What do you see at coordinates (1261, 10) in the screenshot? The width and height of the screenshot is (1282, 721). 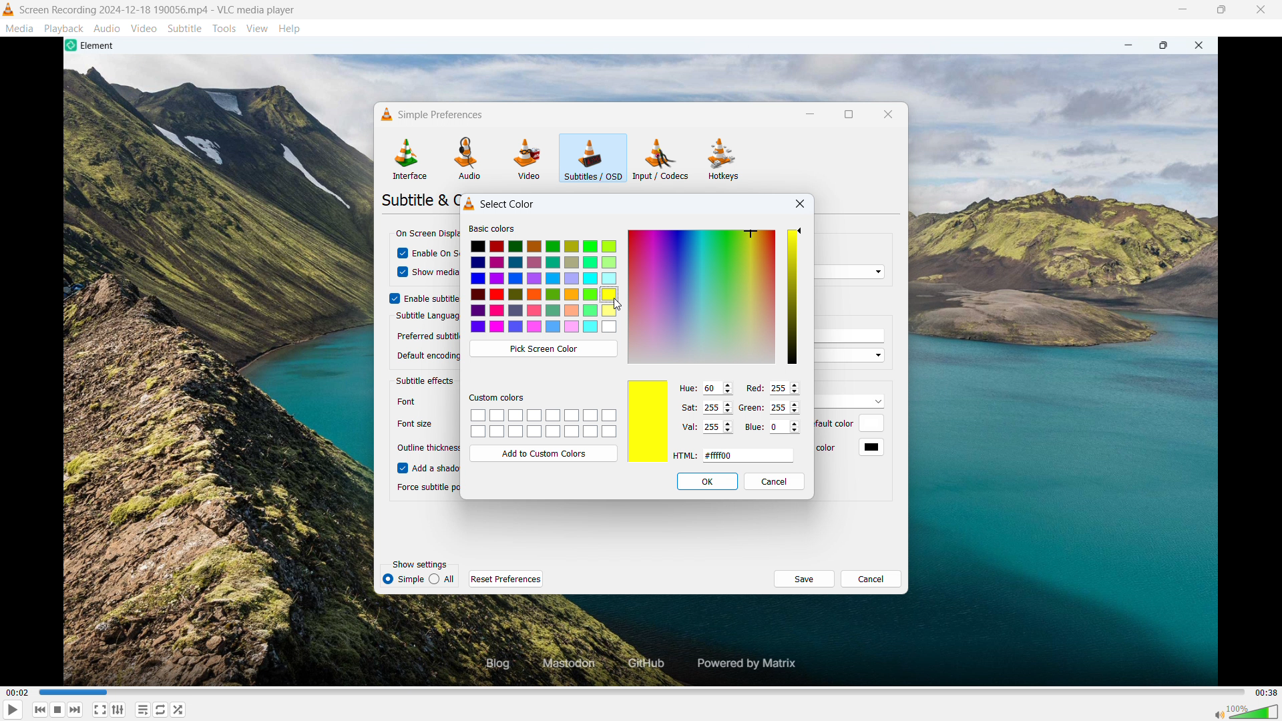 I see `Close ` at bounding box center [1261, 10].